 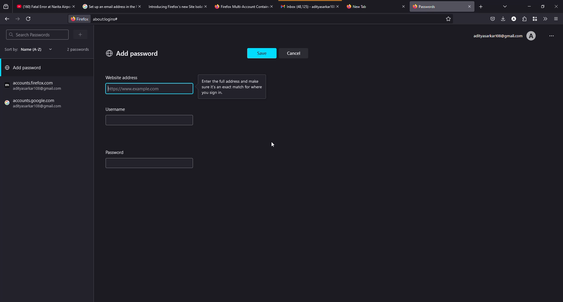 I want to click on firefox, so click(x=34, y=104).